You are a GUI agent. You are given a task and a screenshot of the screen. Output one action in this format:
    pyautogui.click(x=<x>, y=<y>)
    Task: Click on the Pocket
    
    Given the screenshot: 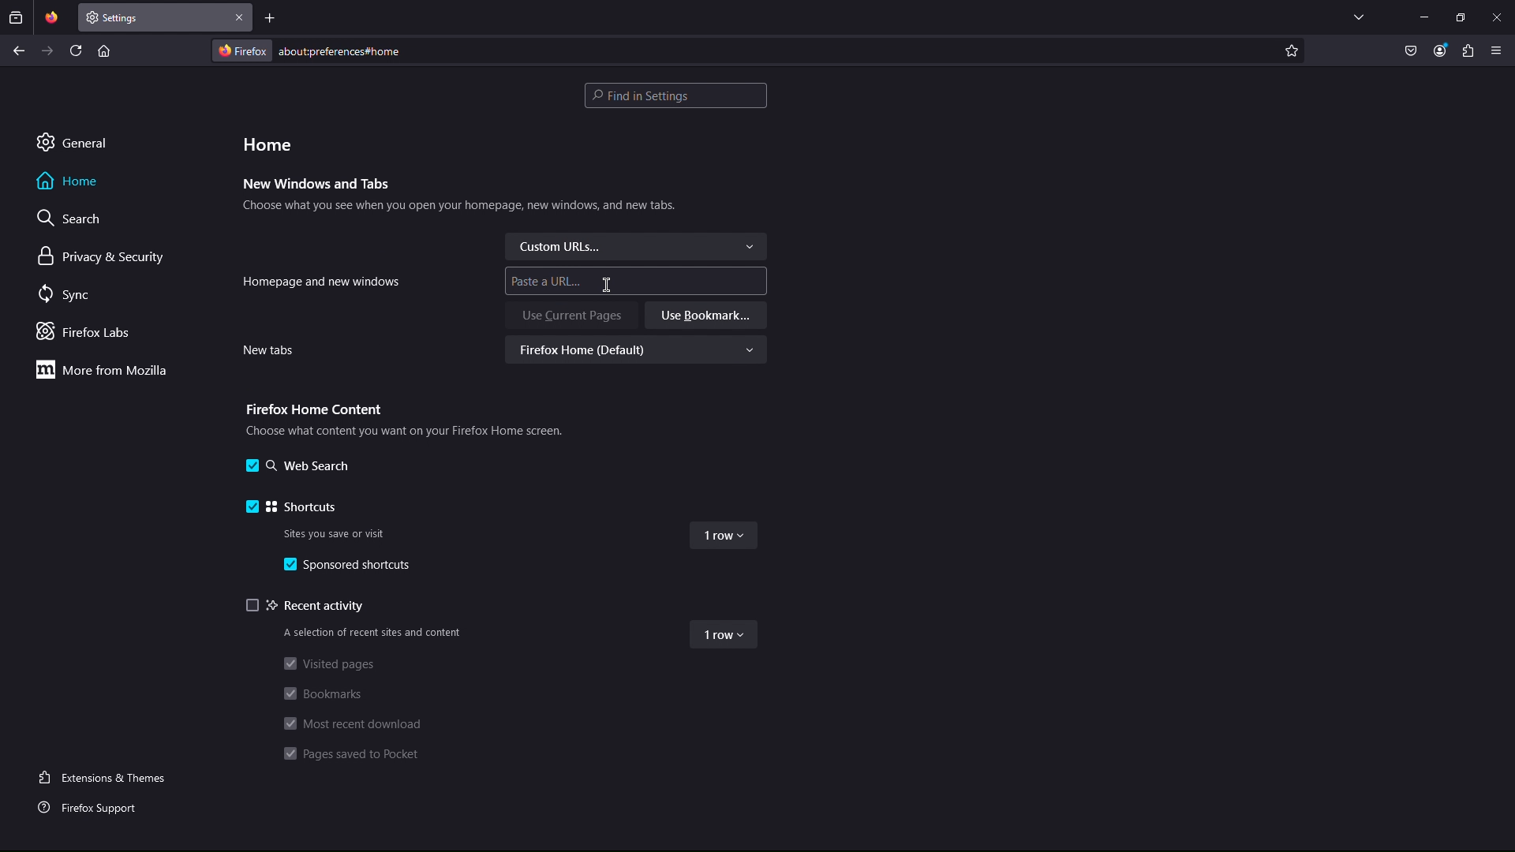 What is the action you would take?
    pyautogui.click(x=1412, y=52)
    